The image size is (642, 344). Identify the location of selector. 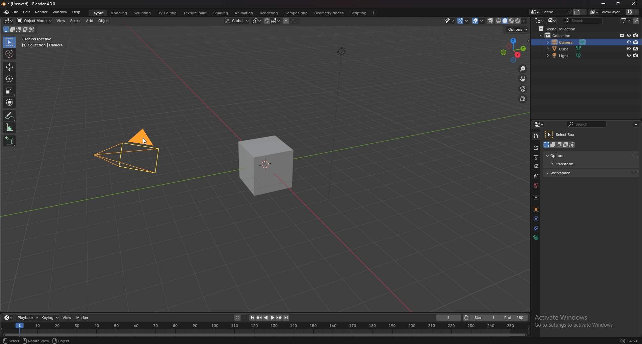
(9, 42).